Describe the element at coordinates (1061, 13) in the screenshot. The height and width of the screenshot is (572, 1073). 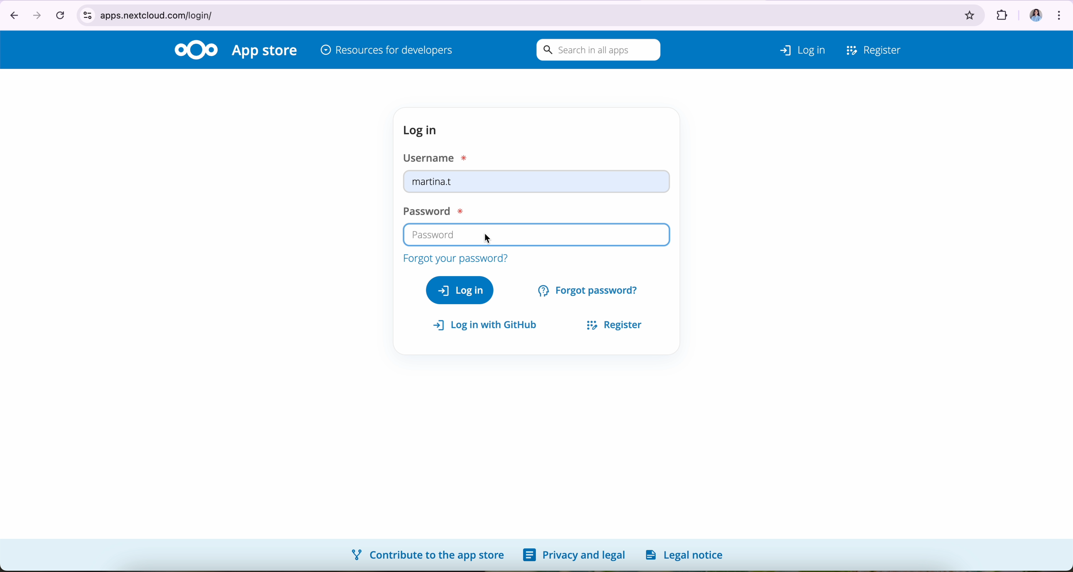
I see `more` at that location.